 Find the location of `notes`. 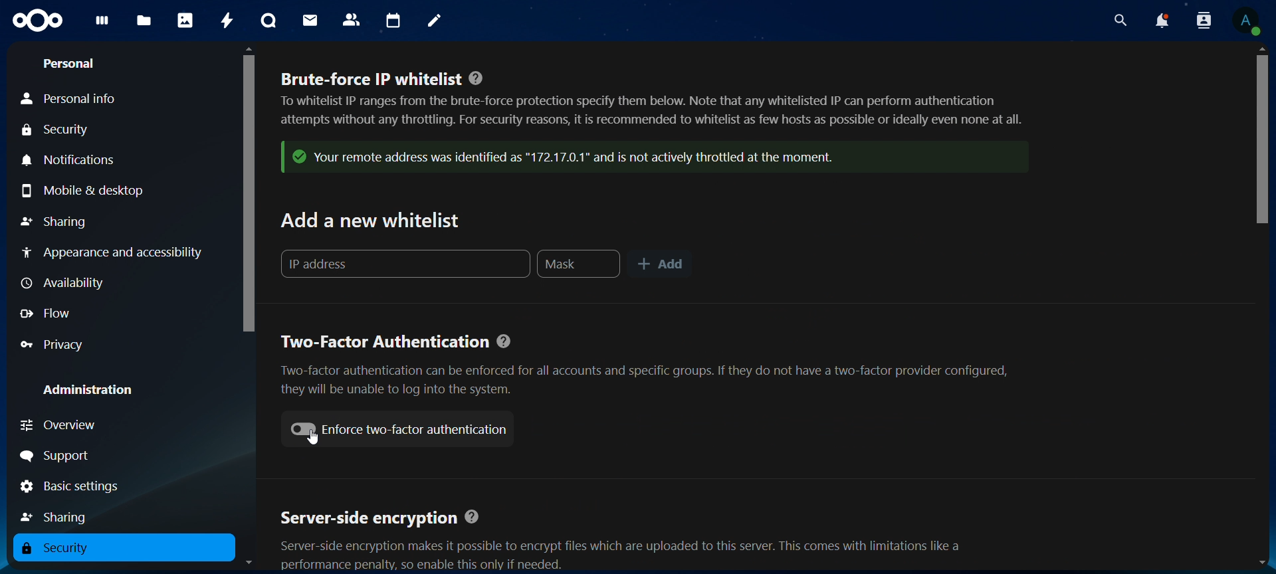

notes is located at coordinates (434, 20).